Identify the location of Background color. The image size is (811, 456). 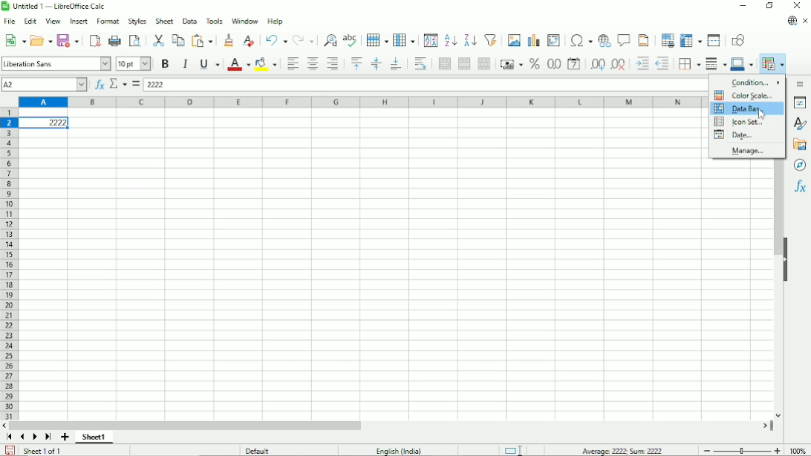
(265, 64).